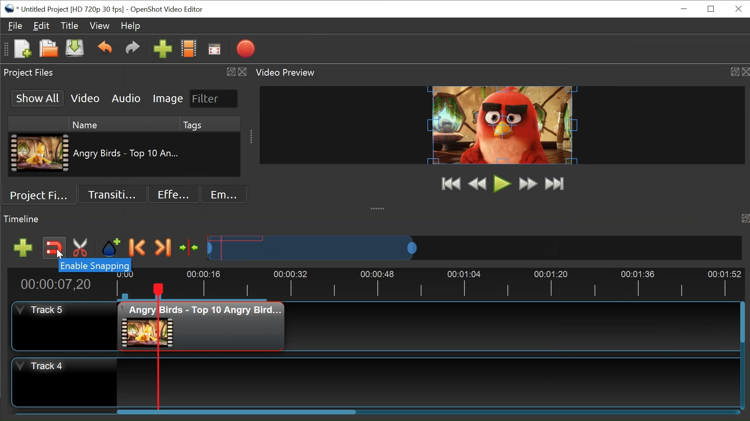 The image size is (750, 421). I want to click on Add Marker, so click(111, 249).